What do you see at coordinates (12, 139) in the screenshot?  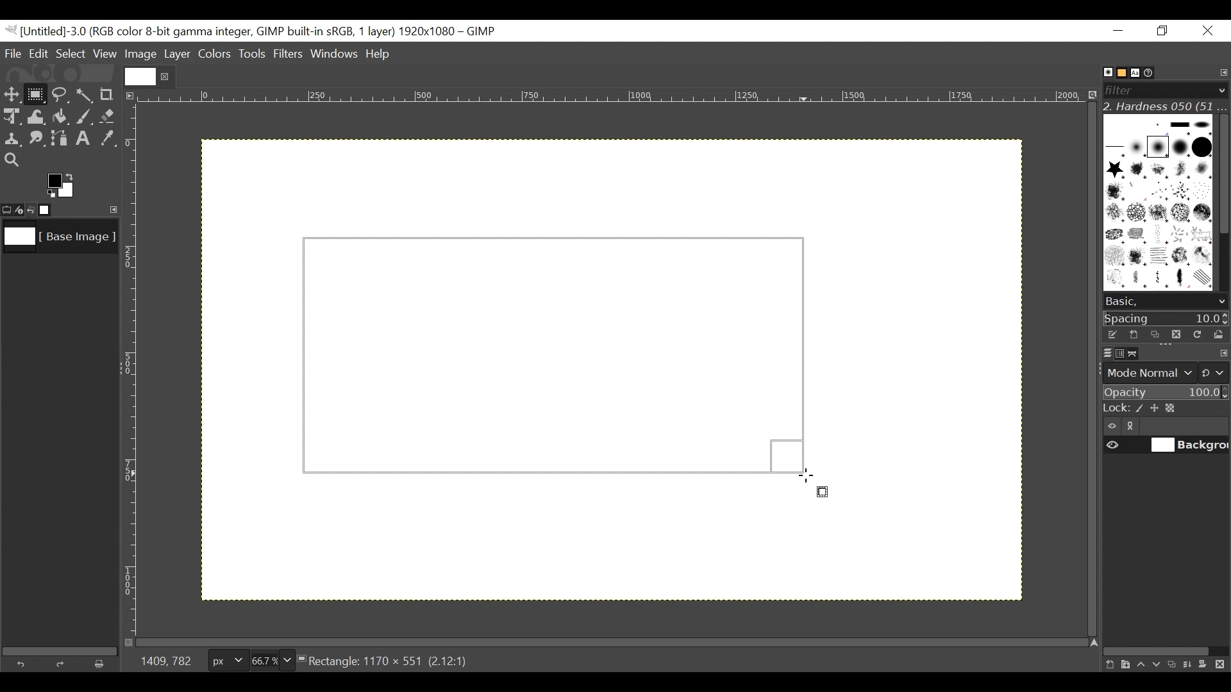 I see `Clone tool` at bounding box center [12, 139].